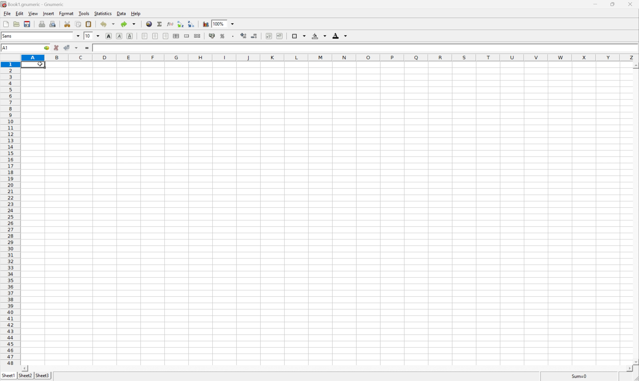 This screenshot has width=639, height=381. I want to click on center horizontally, so click(155, 36).